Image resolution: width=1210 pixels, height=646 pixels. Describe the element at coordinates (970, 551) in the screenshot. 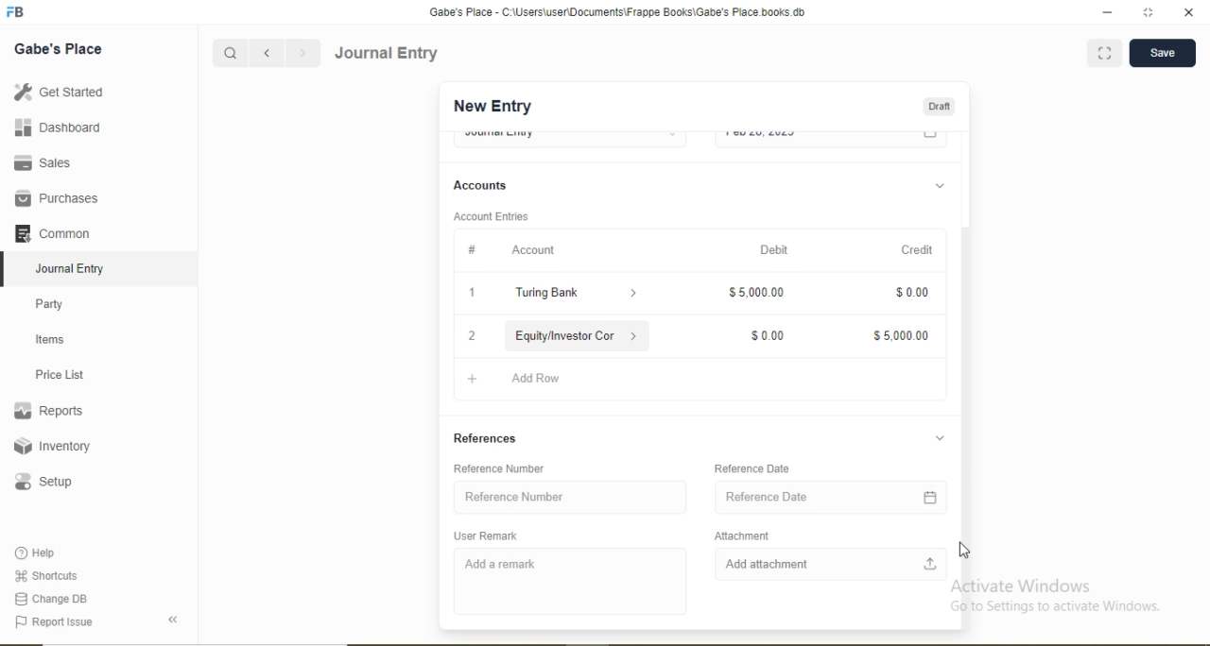

I see `cursor` at that location.